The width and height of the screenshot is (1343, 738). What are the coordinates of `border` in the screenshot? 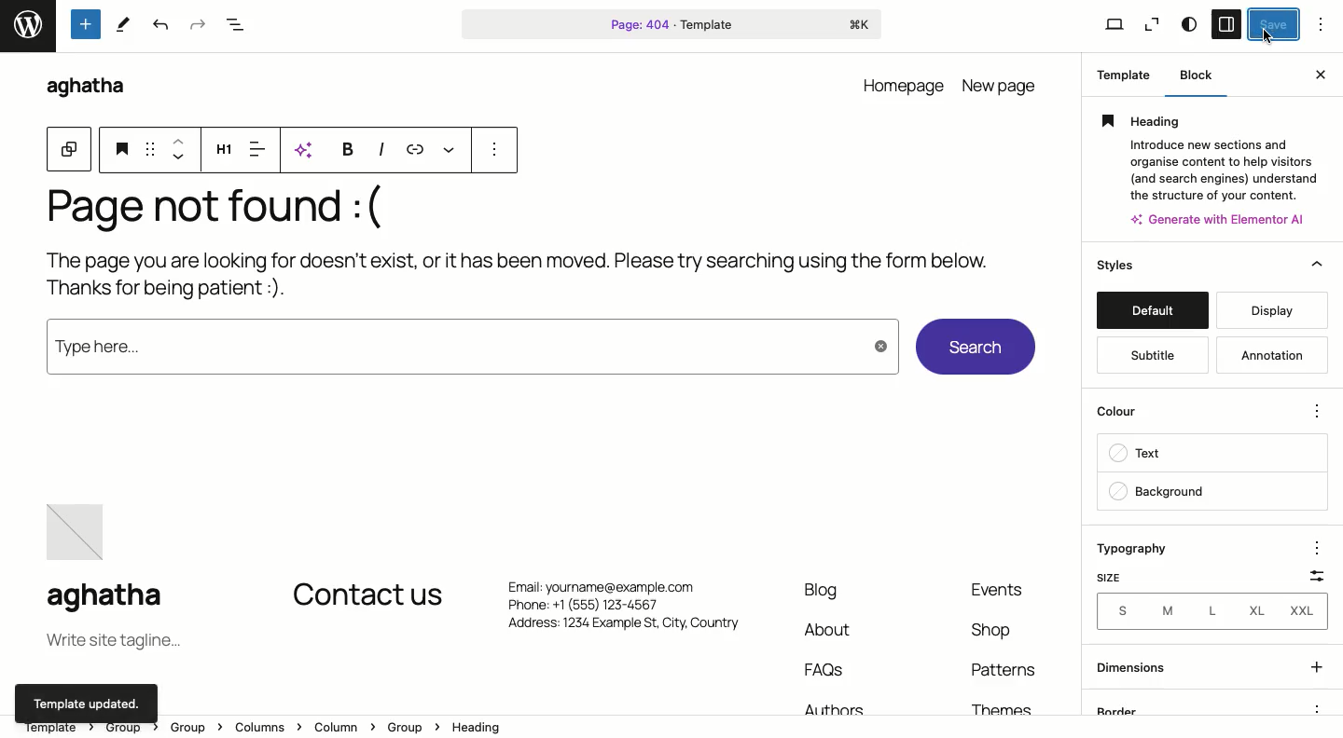 It's located at (1161, 707).